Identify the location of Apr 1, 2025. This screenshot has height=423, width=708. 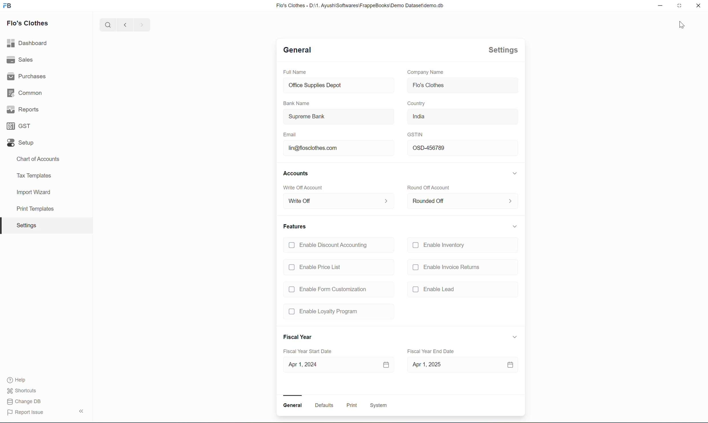
(448, 365).